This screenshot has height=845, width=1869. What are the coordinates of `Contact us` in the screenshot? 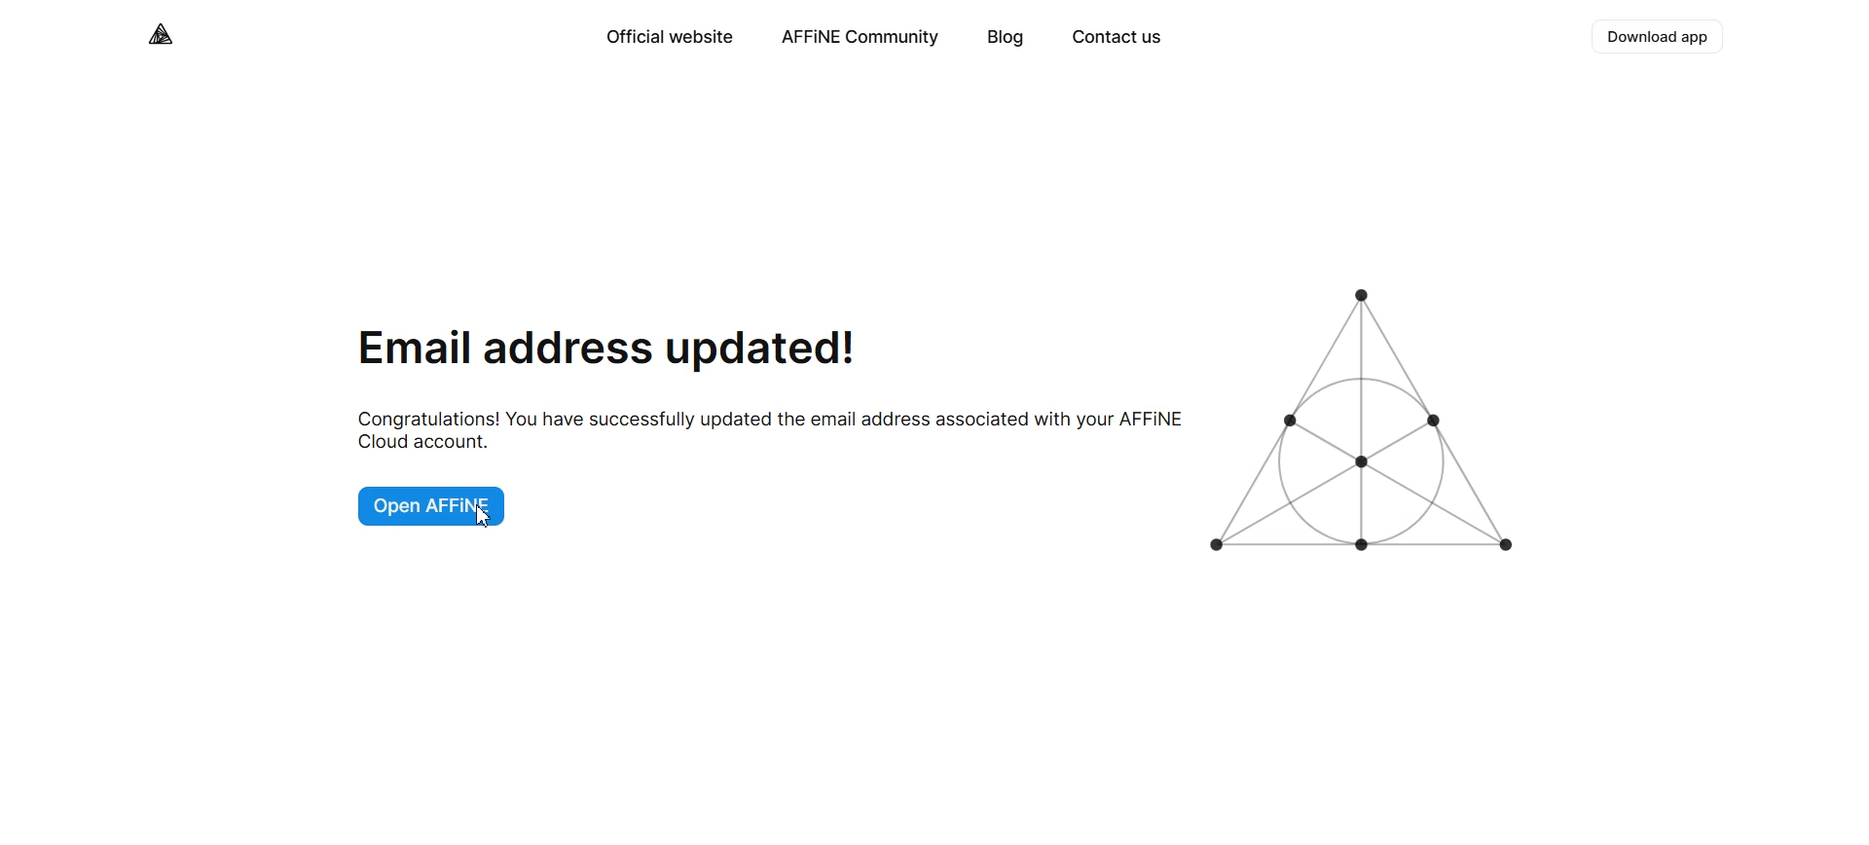 It's located at (1116, 39).